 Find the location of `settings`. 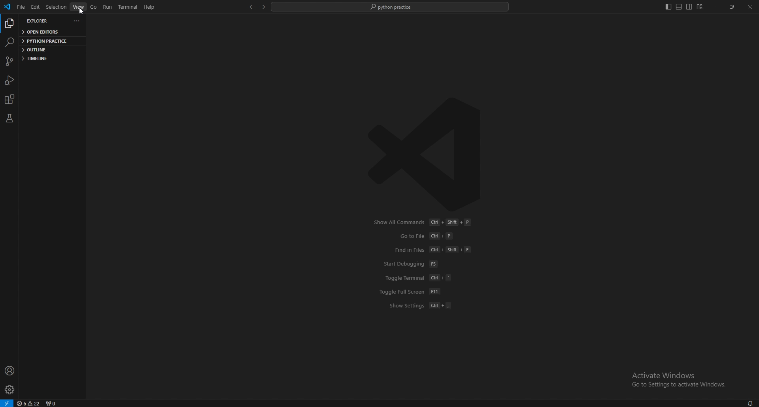

settings is located at coordinates (10, 390).